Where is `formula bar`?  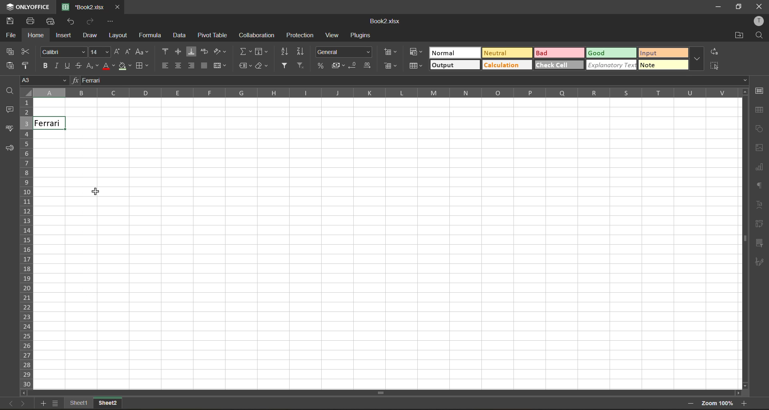
formula bar is located at coordinates (406, 80).